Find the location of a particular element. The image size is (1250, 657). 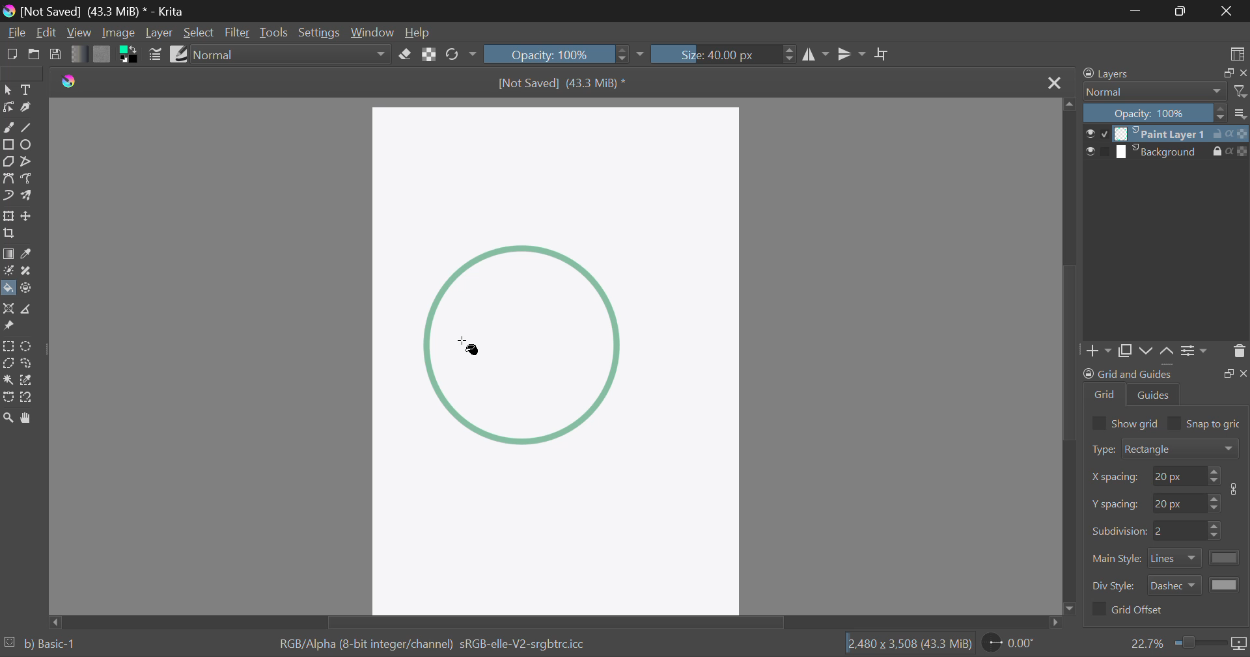

Window is located at coordinates (372, 34).